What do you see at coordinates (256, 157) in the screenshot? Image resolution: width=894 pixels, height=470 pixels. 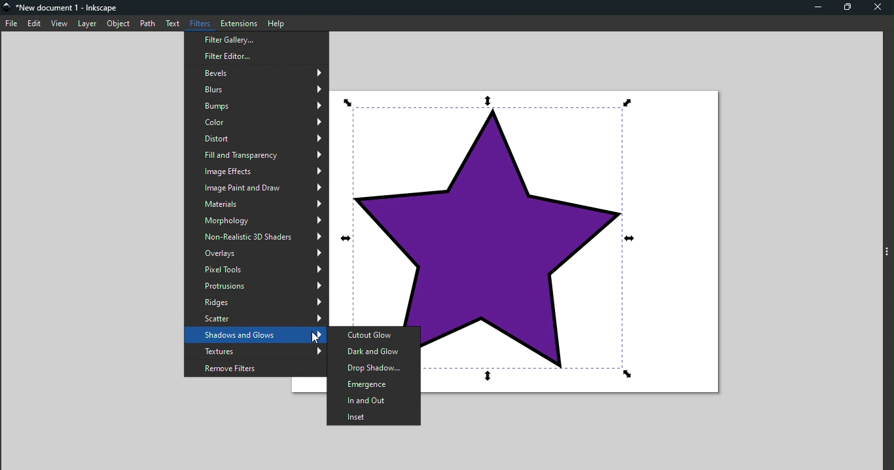 I see `Fill and transparency` at bounding box center [256, 157].